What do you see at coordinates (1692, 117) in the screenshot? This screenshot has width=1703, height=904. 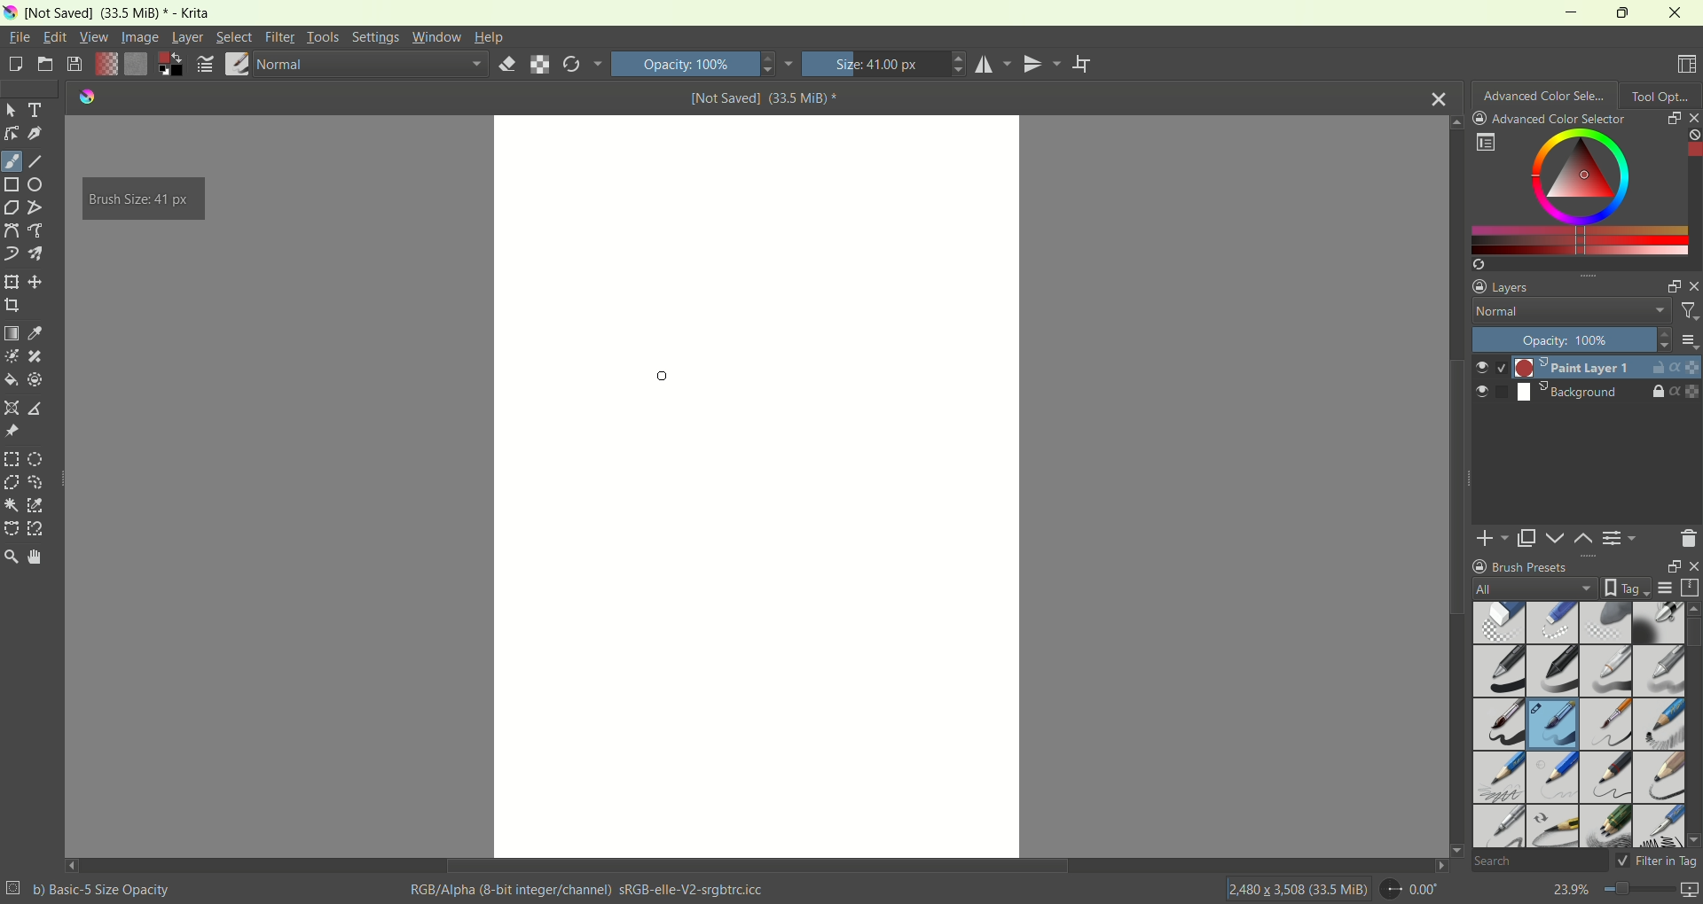 I see `close docker` at bounding box center [1692, 117].